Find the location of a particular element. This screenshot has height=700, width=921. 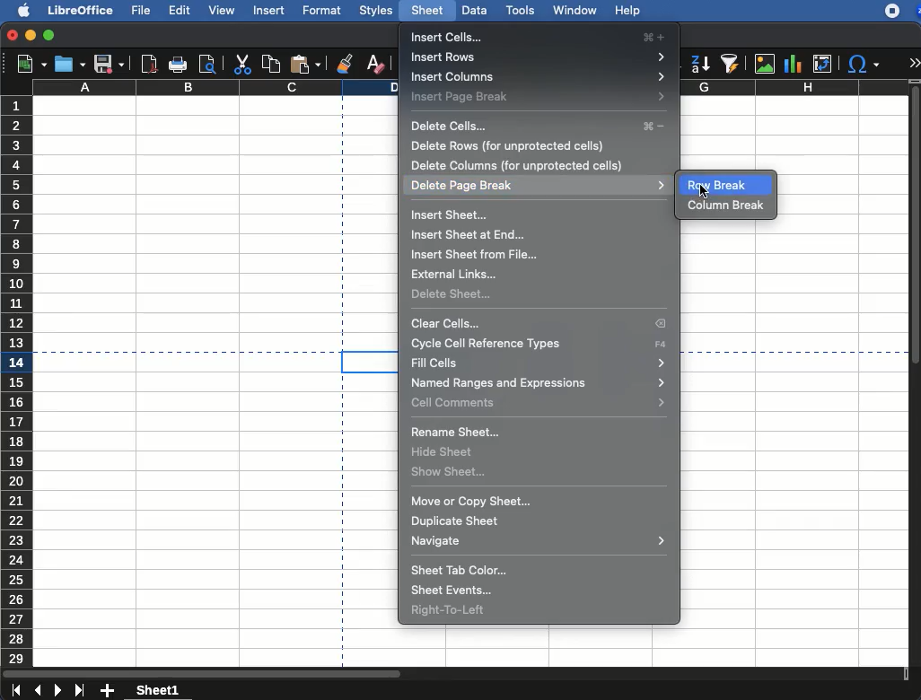

insert page break is located at coordinates (539, 98).